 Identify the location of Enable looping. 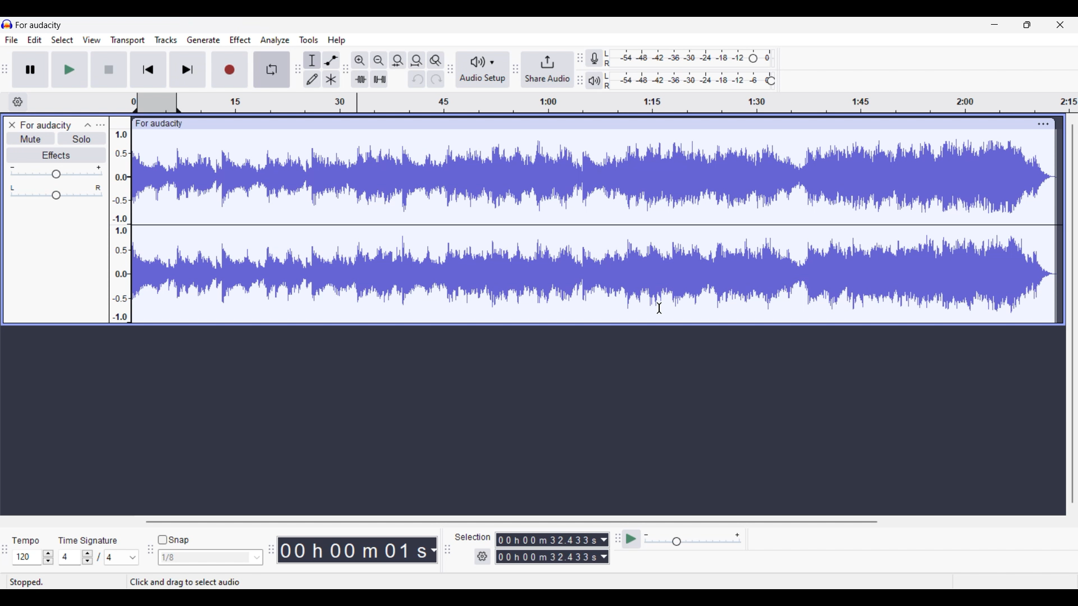
(272, 69).